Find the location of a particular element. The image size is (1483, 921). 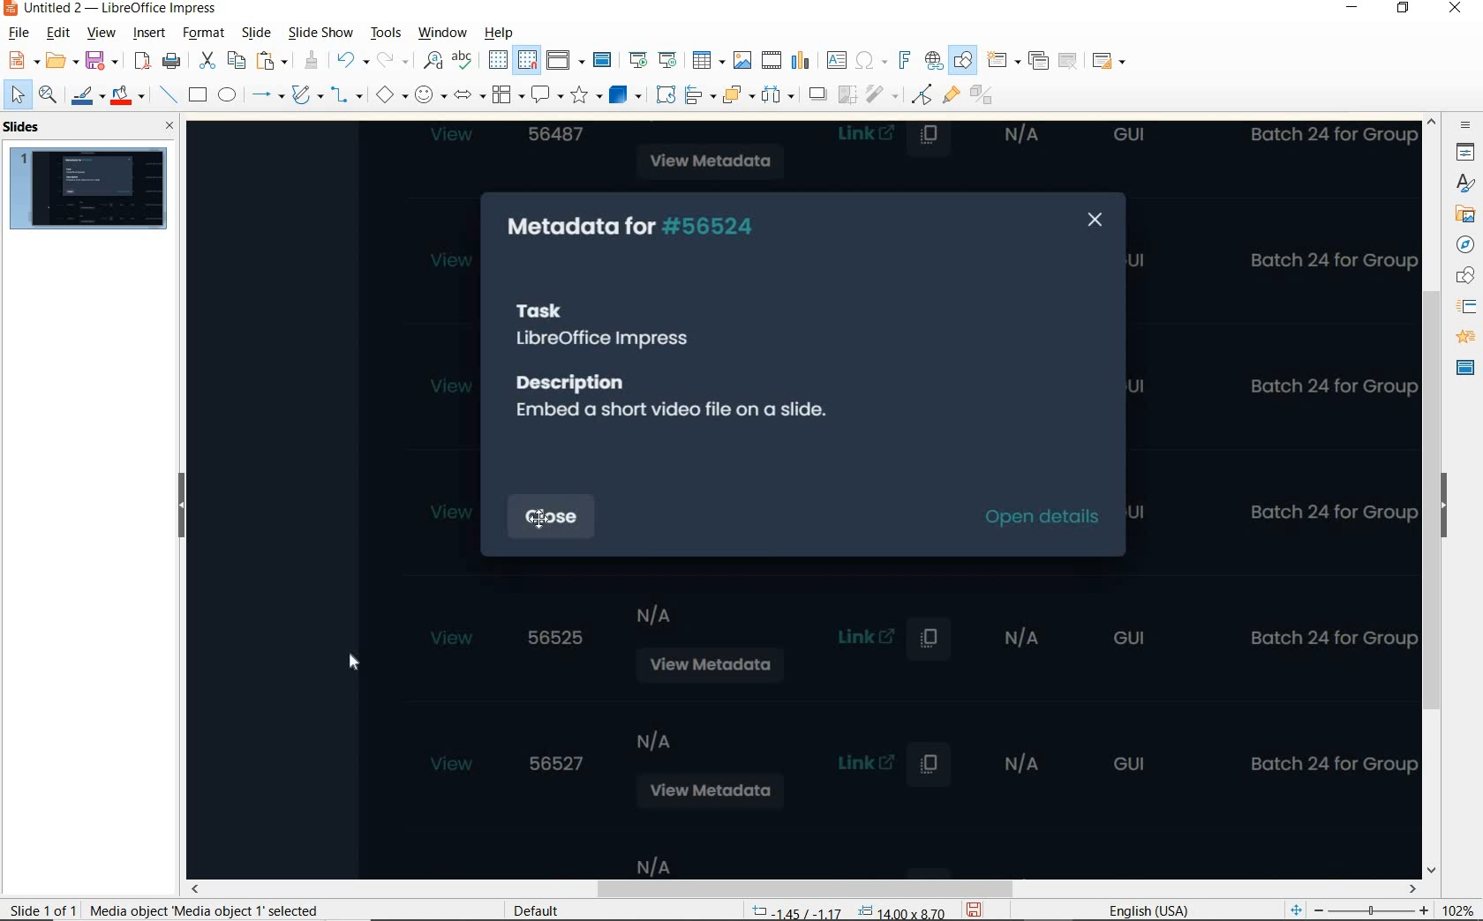

ELLIPSE is located at coordinates (229, 96).